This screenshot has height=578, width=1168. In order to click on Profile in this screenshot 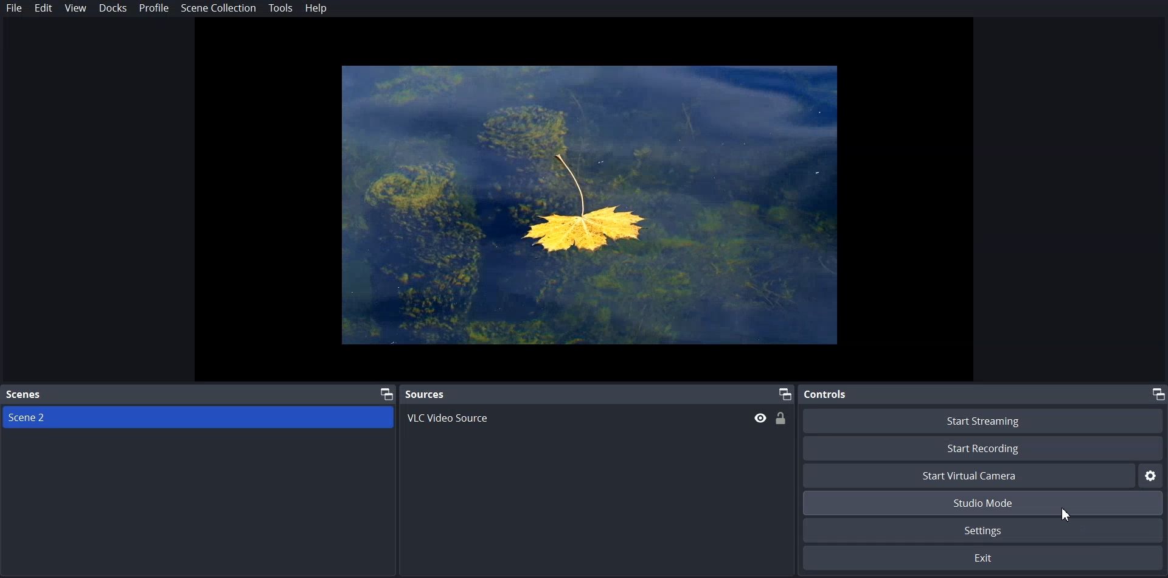, I will do `click(155, 8)`.